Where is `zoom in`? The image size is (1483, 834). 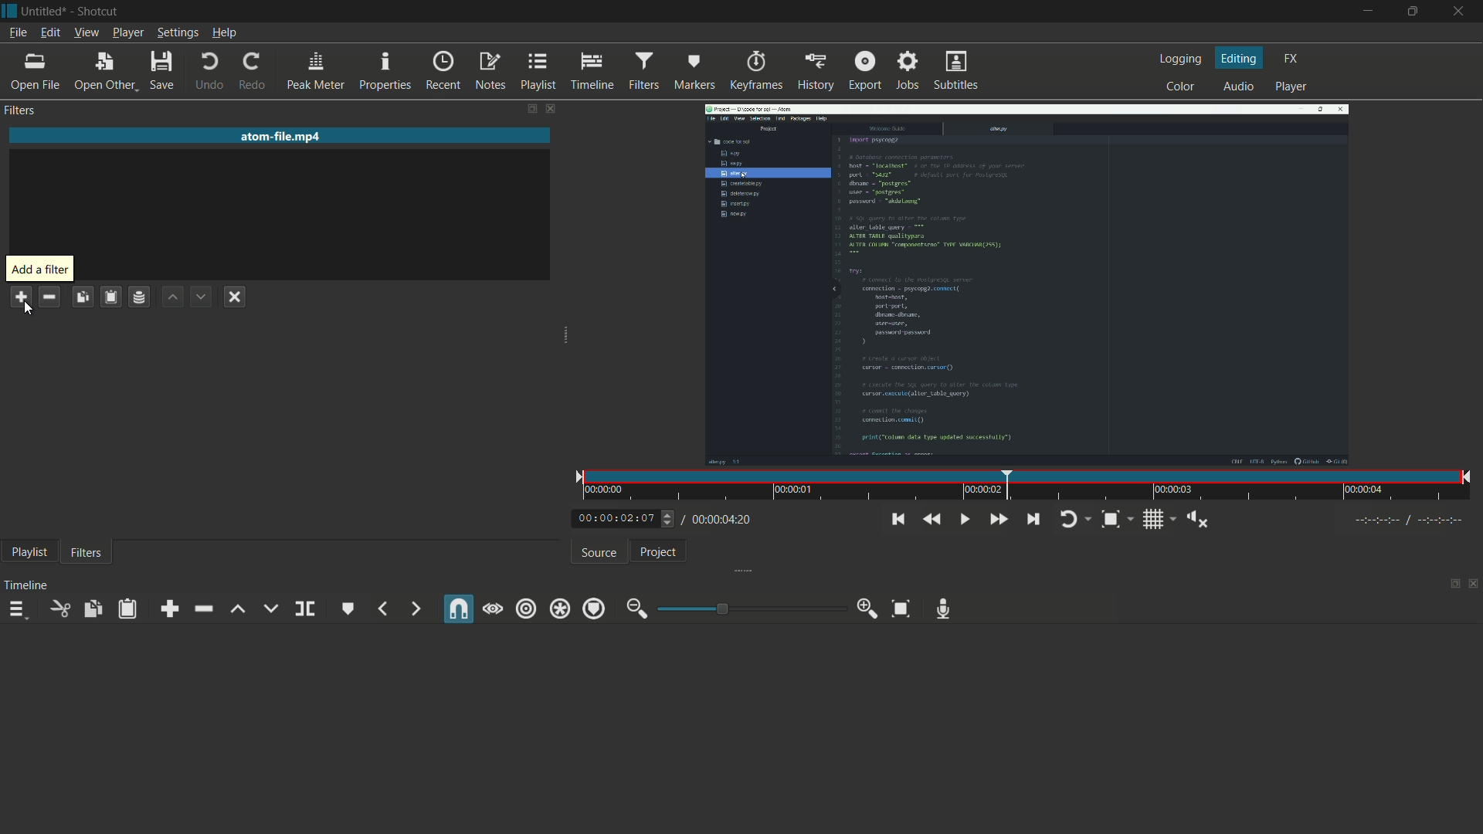 zoom in is located at coordinates (868, 609).